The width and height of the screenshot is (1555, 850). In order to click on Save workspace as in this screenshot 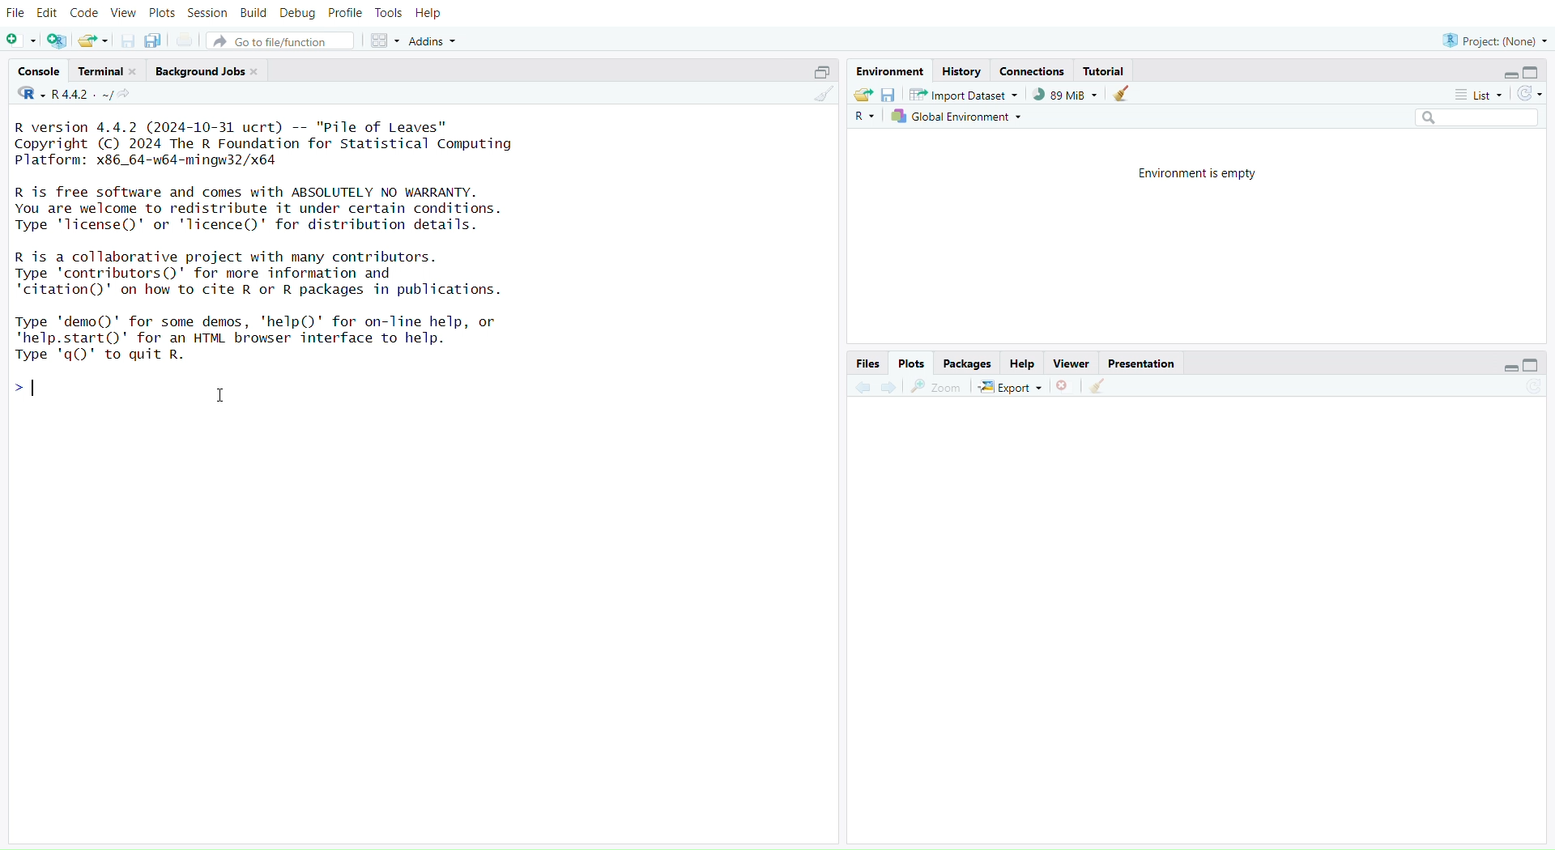, I will do `click(890, 96)`.